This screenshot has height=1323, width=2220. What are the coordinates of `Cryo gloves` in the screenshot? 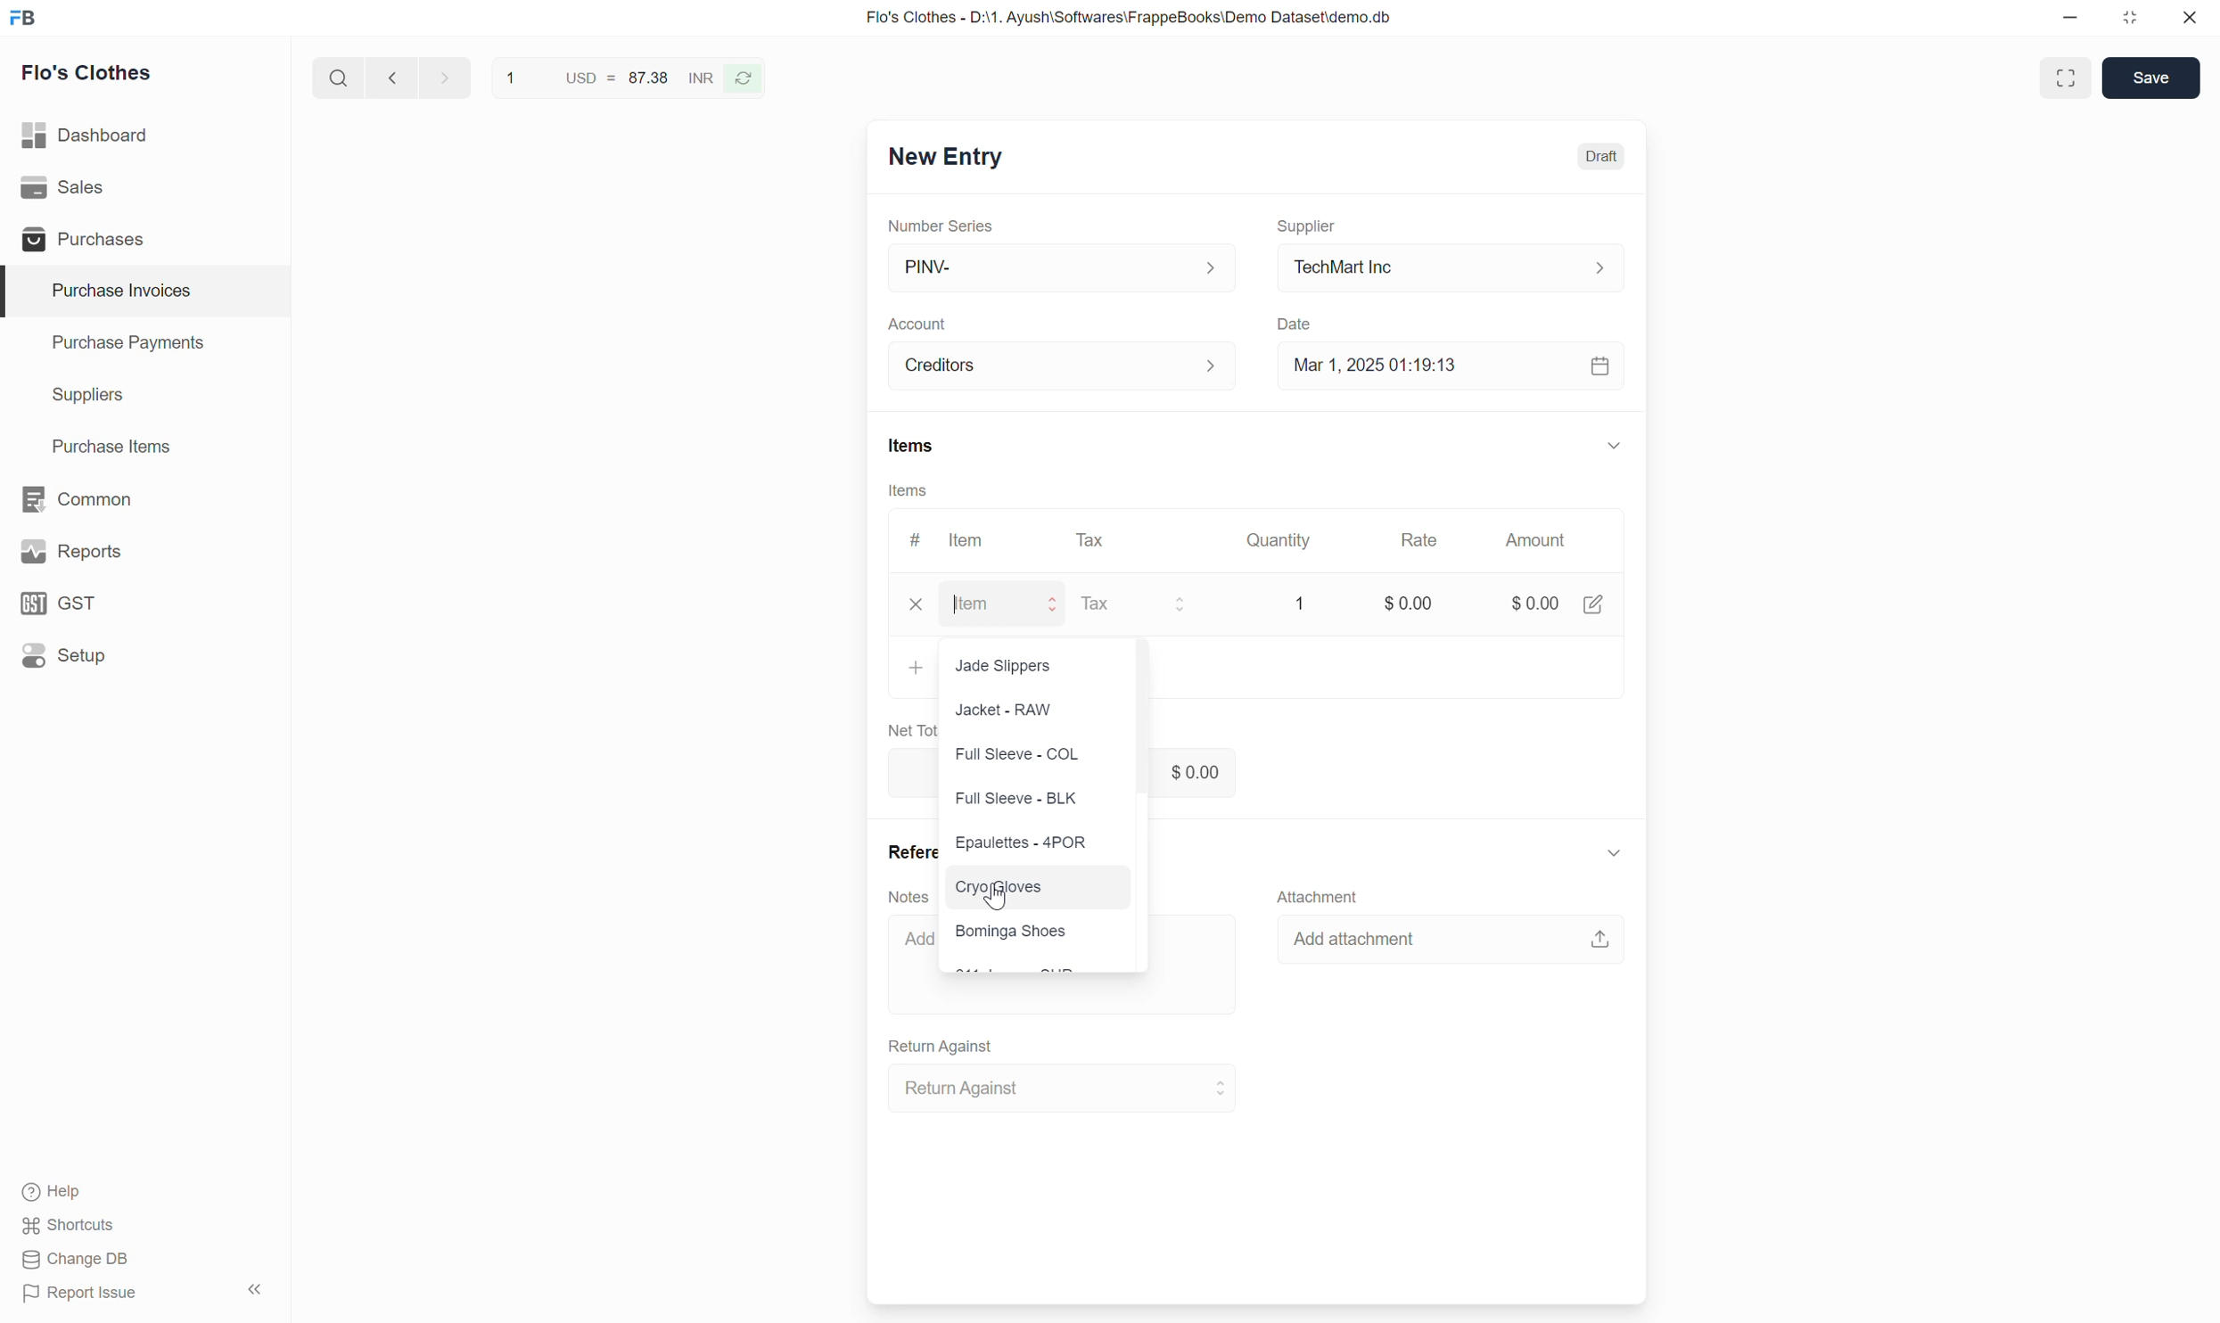 It's located at (1007, 887).